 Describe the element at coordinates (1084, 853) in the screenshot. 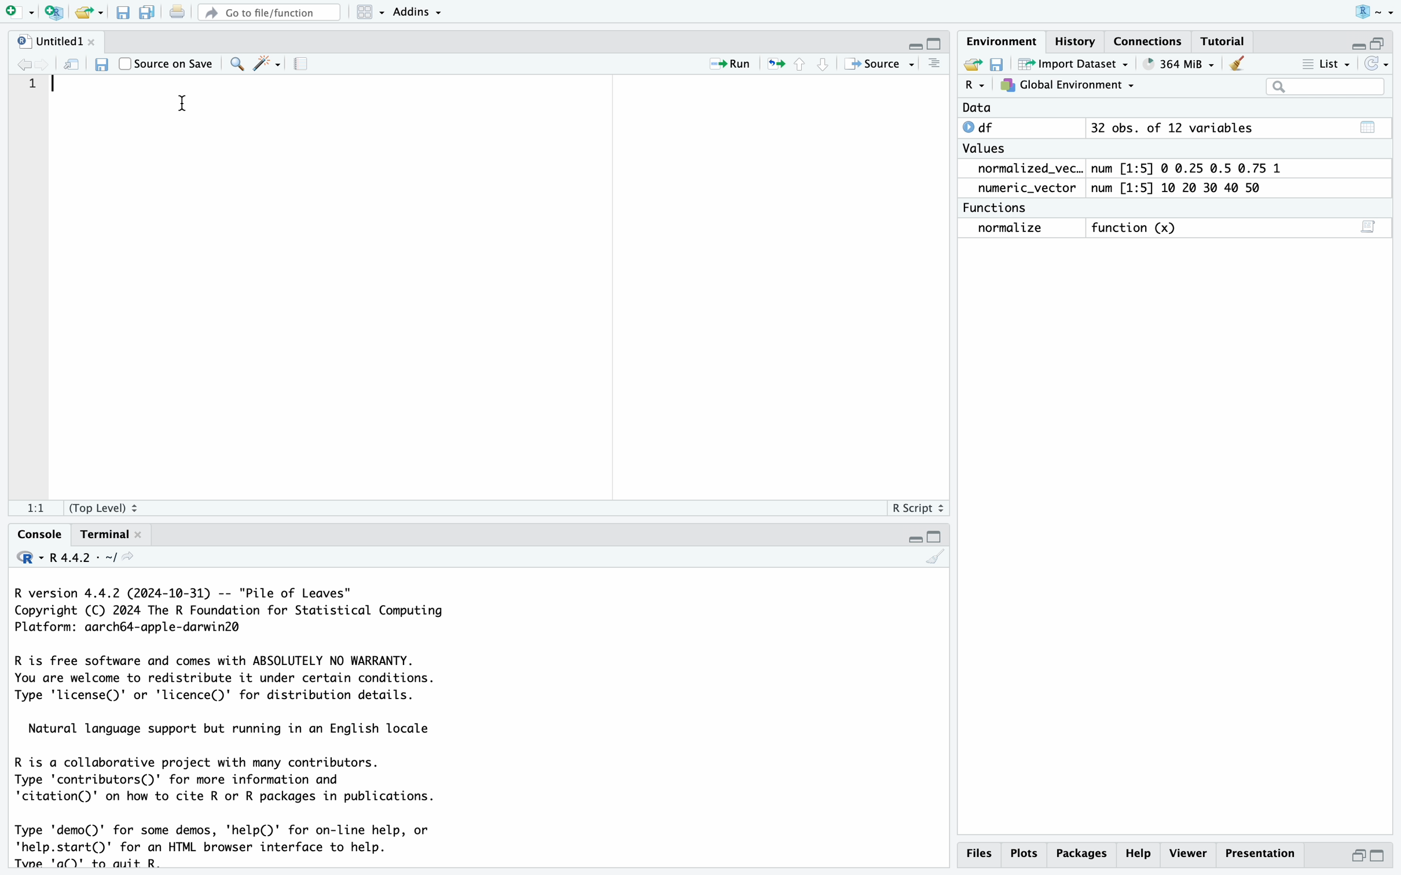

I see `Packages` at that location.